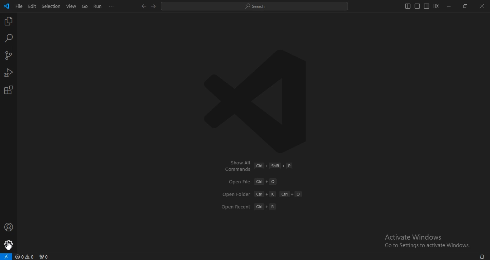 The height and width of the screenshot is (260, 490). What do you see at coordinates (9, 245) in the screenshot?
I see `manage` at bounding box center [9, 245].